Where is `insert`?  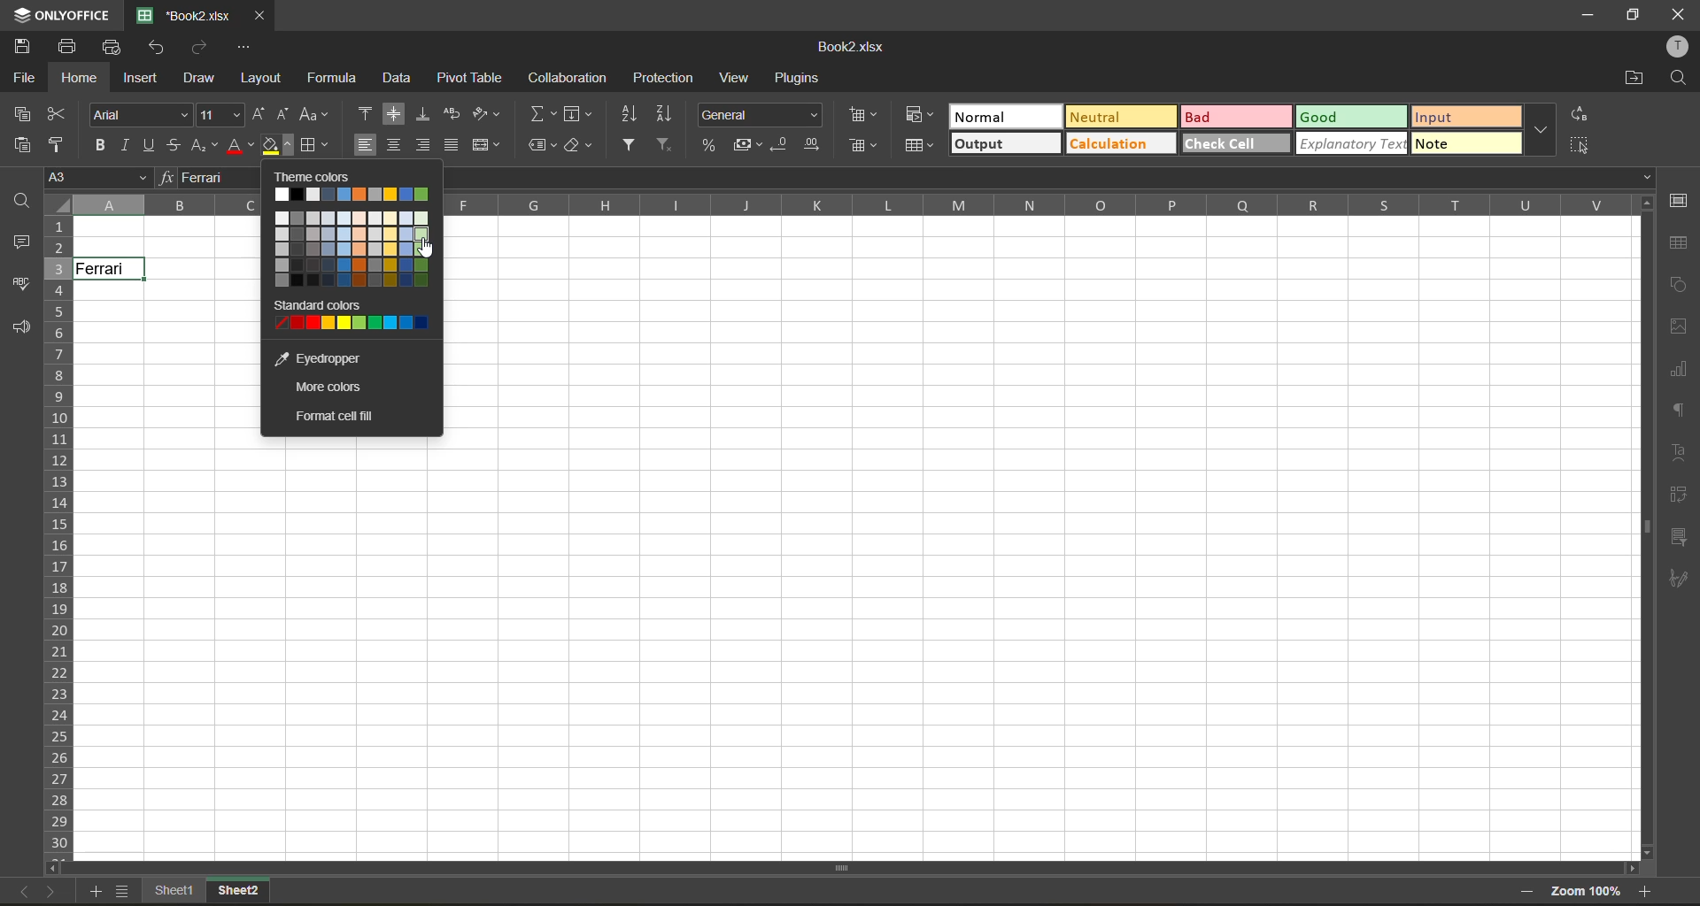
insert is located at coordinates (144, 79).